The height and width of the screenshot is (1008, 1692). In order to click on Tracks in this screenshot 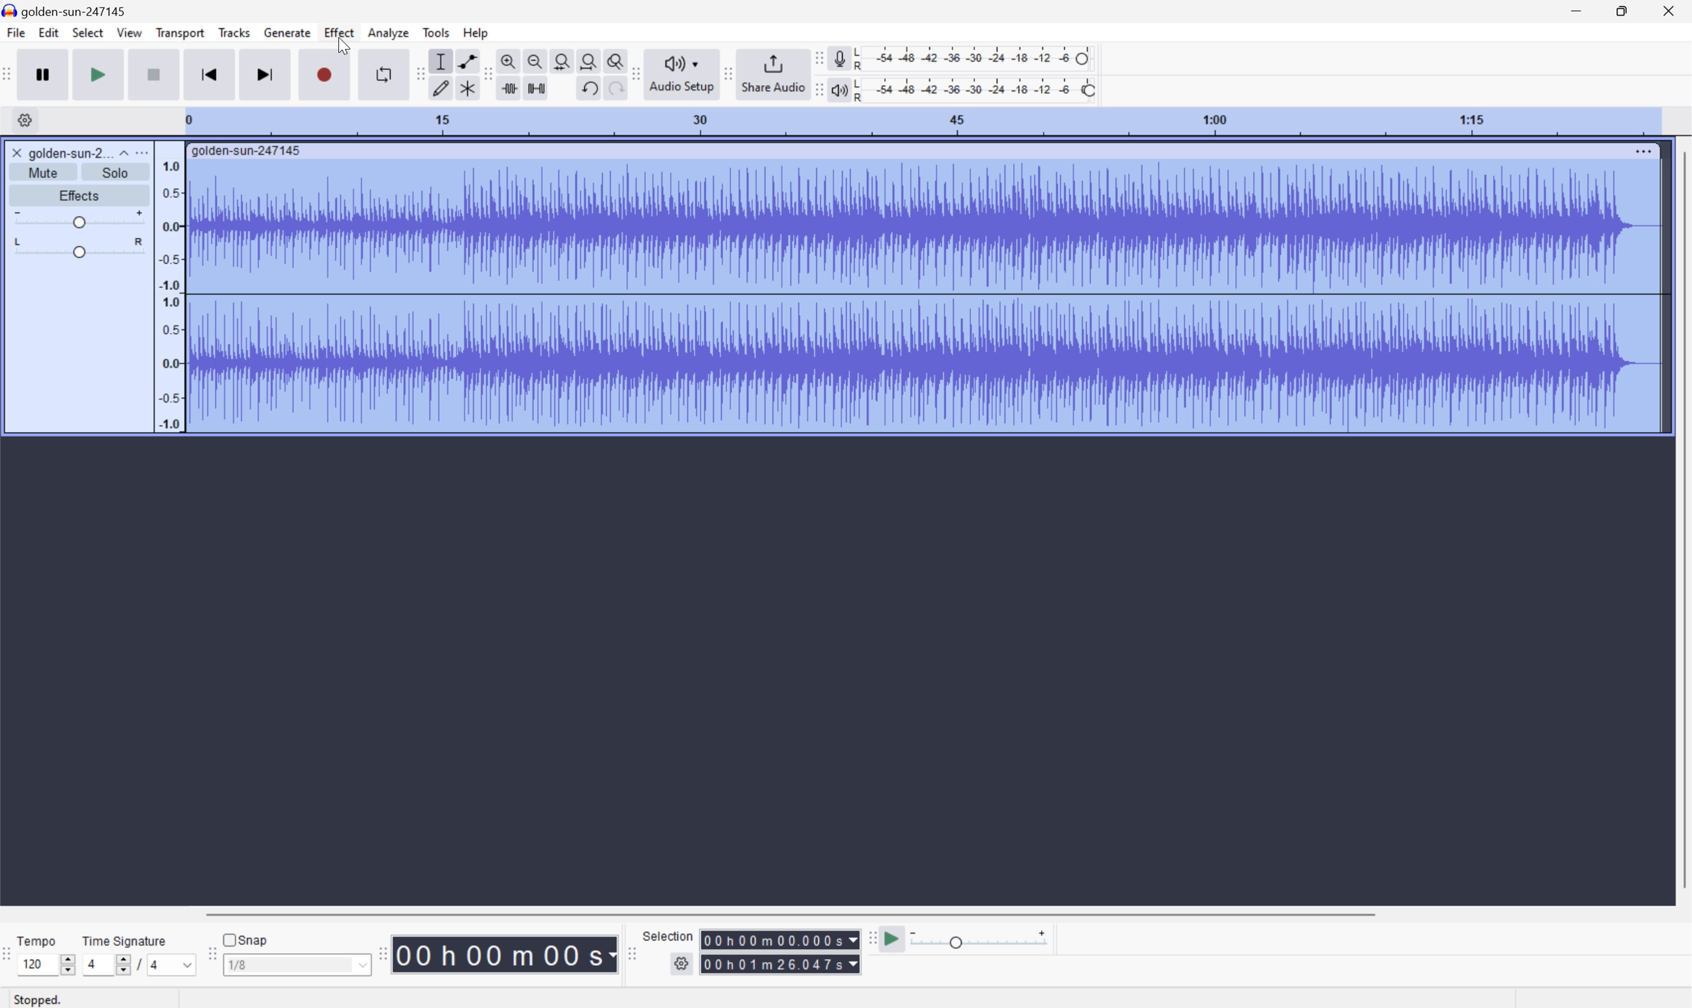, I will do `click(235, 31)`.